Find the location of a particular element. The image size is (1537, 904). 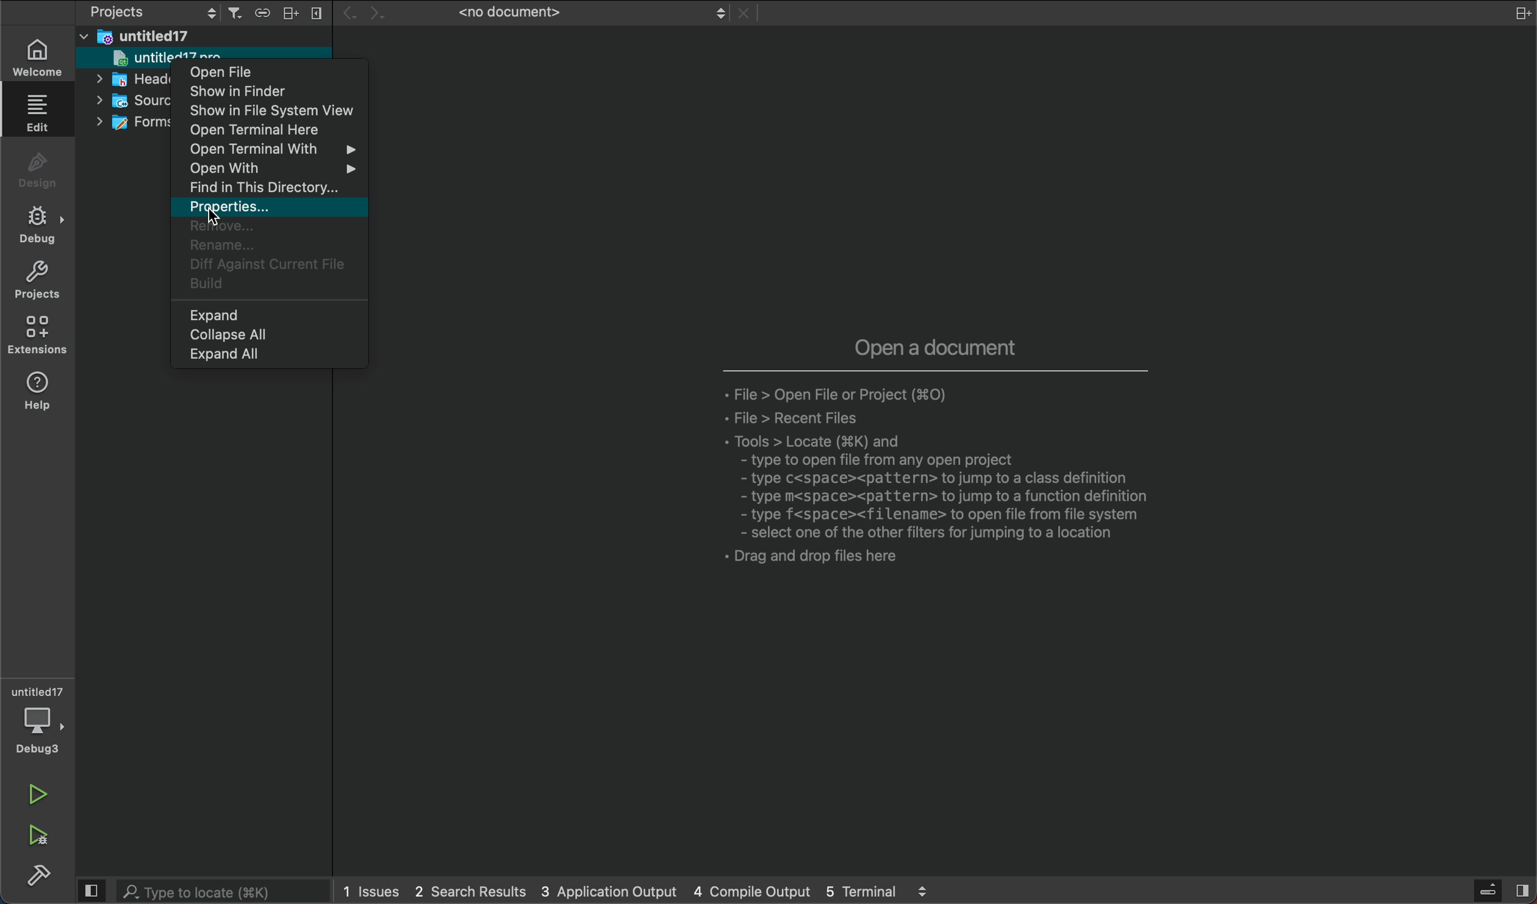

 is located at coordinates (289, 13).